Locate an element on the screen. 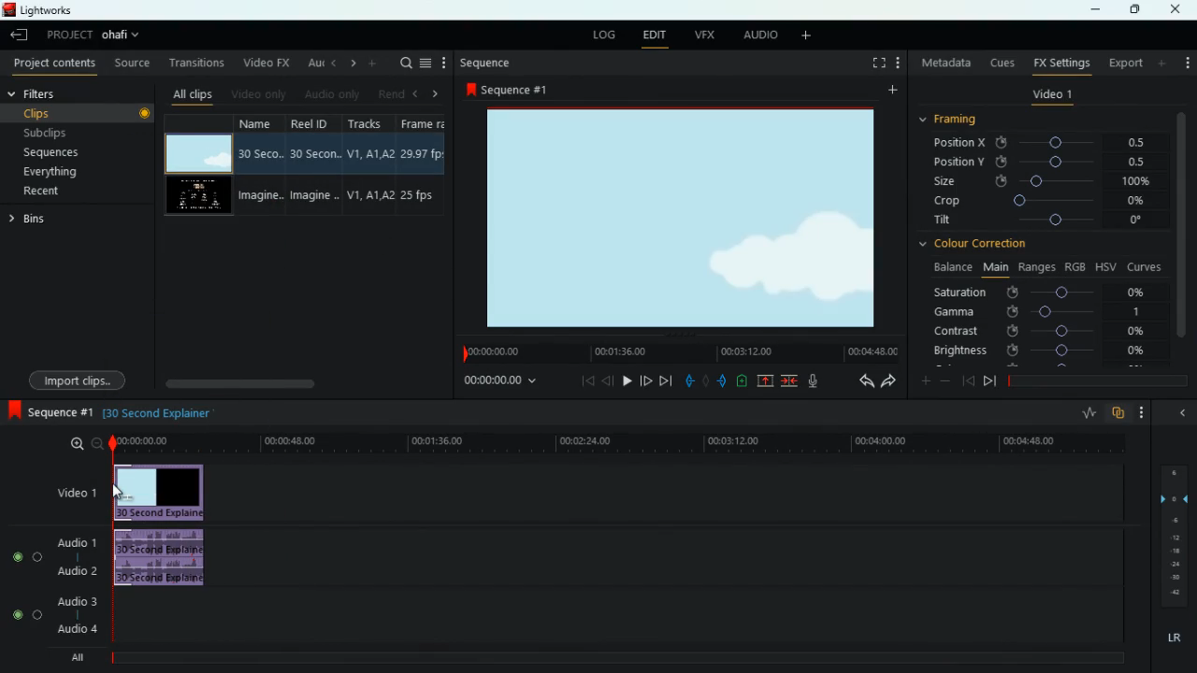 This screenshot has height=673, width=1197. V1, A1, A2 is located at coordinates (370, 196).